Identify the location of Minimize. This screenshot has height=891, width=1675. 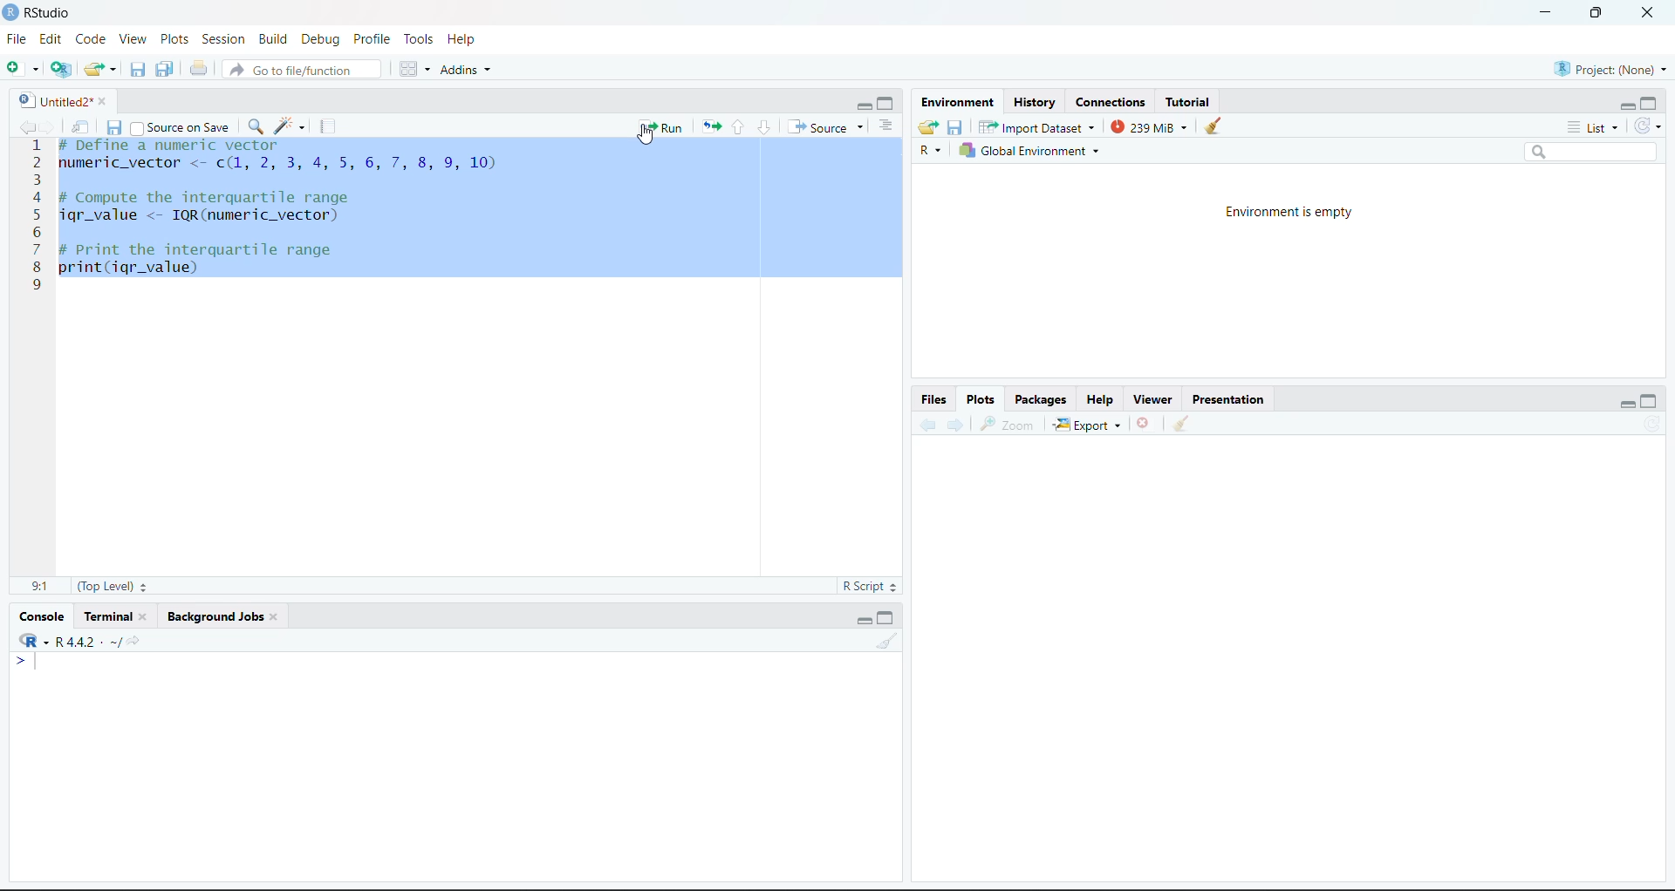
(862, 104).